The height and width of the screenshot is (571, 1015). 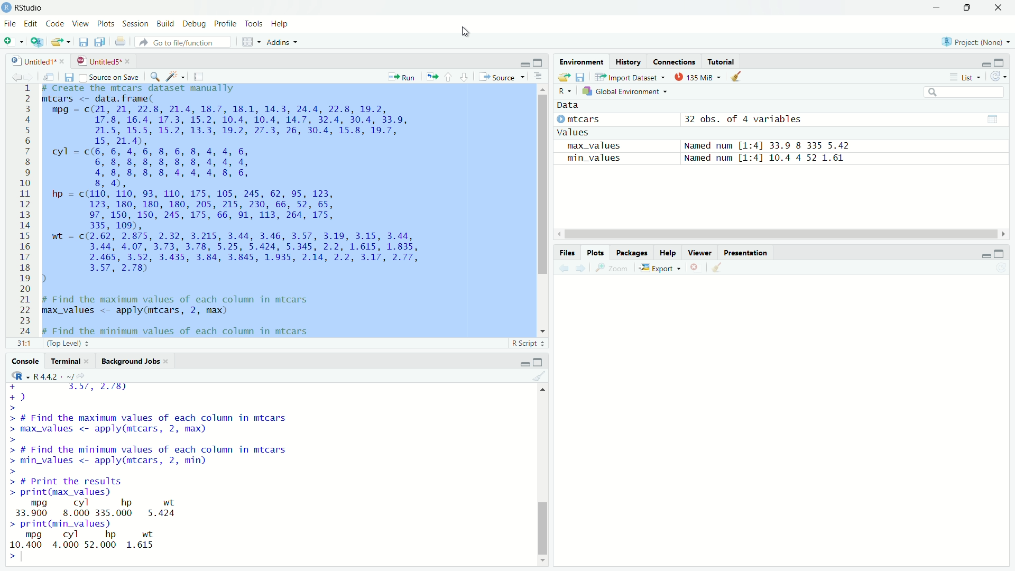 What do you see at coordinates (165, 24) in the screenshot?
I see `Build` at bounding box center [165, 24].